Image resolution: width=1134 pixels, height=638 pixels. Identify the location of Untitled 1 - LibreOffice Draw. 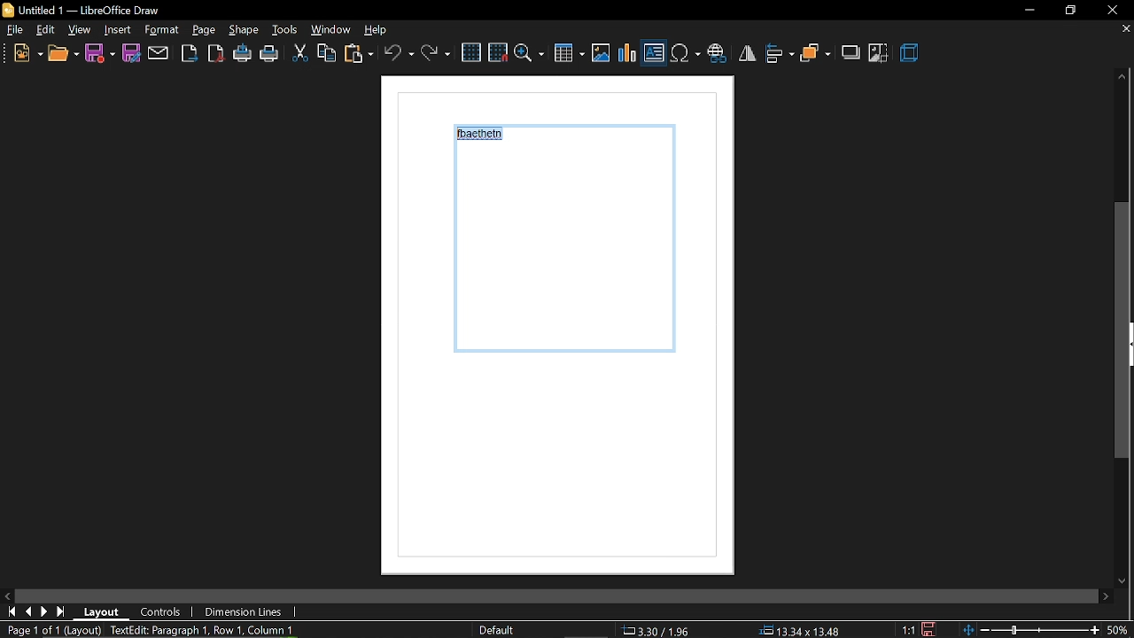
(82, 9).